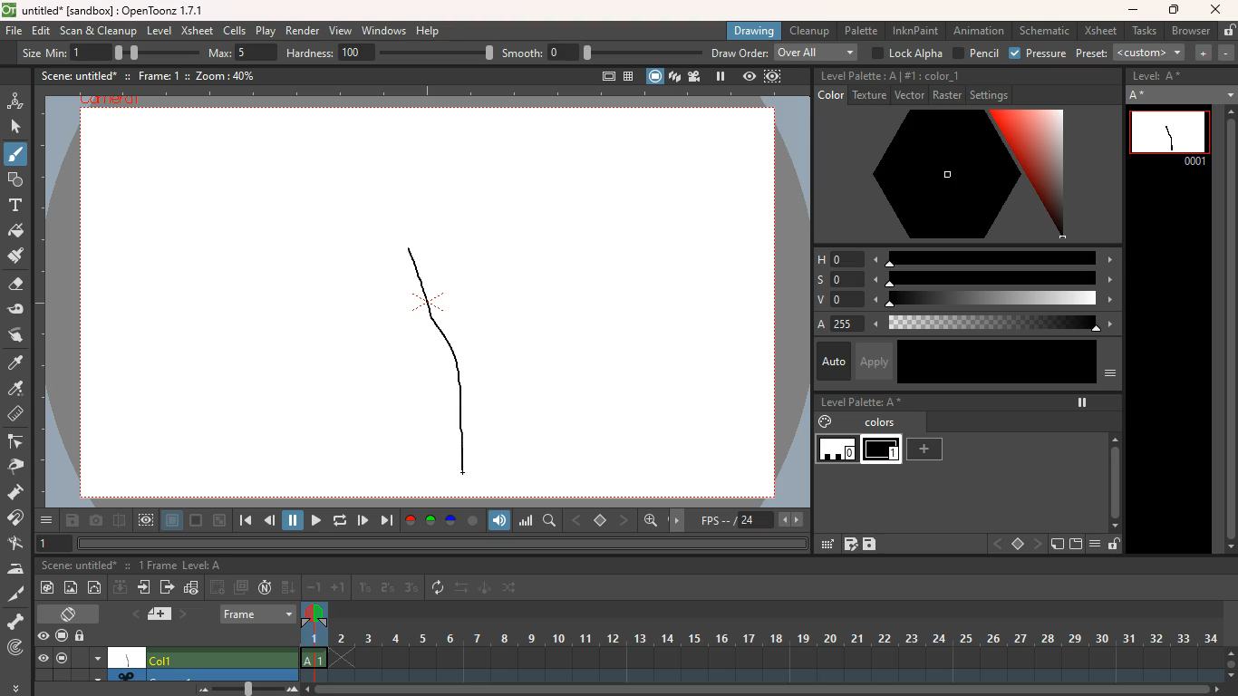  What do you see at coordinates (1076, 545) in the screenshot?
I see `screen` at bounding box center [1076, 545].